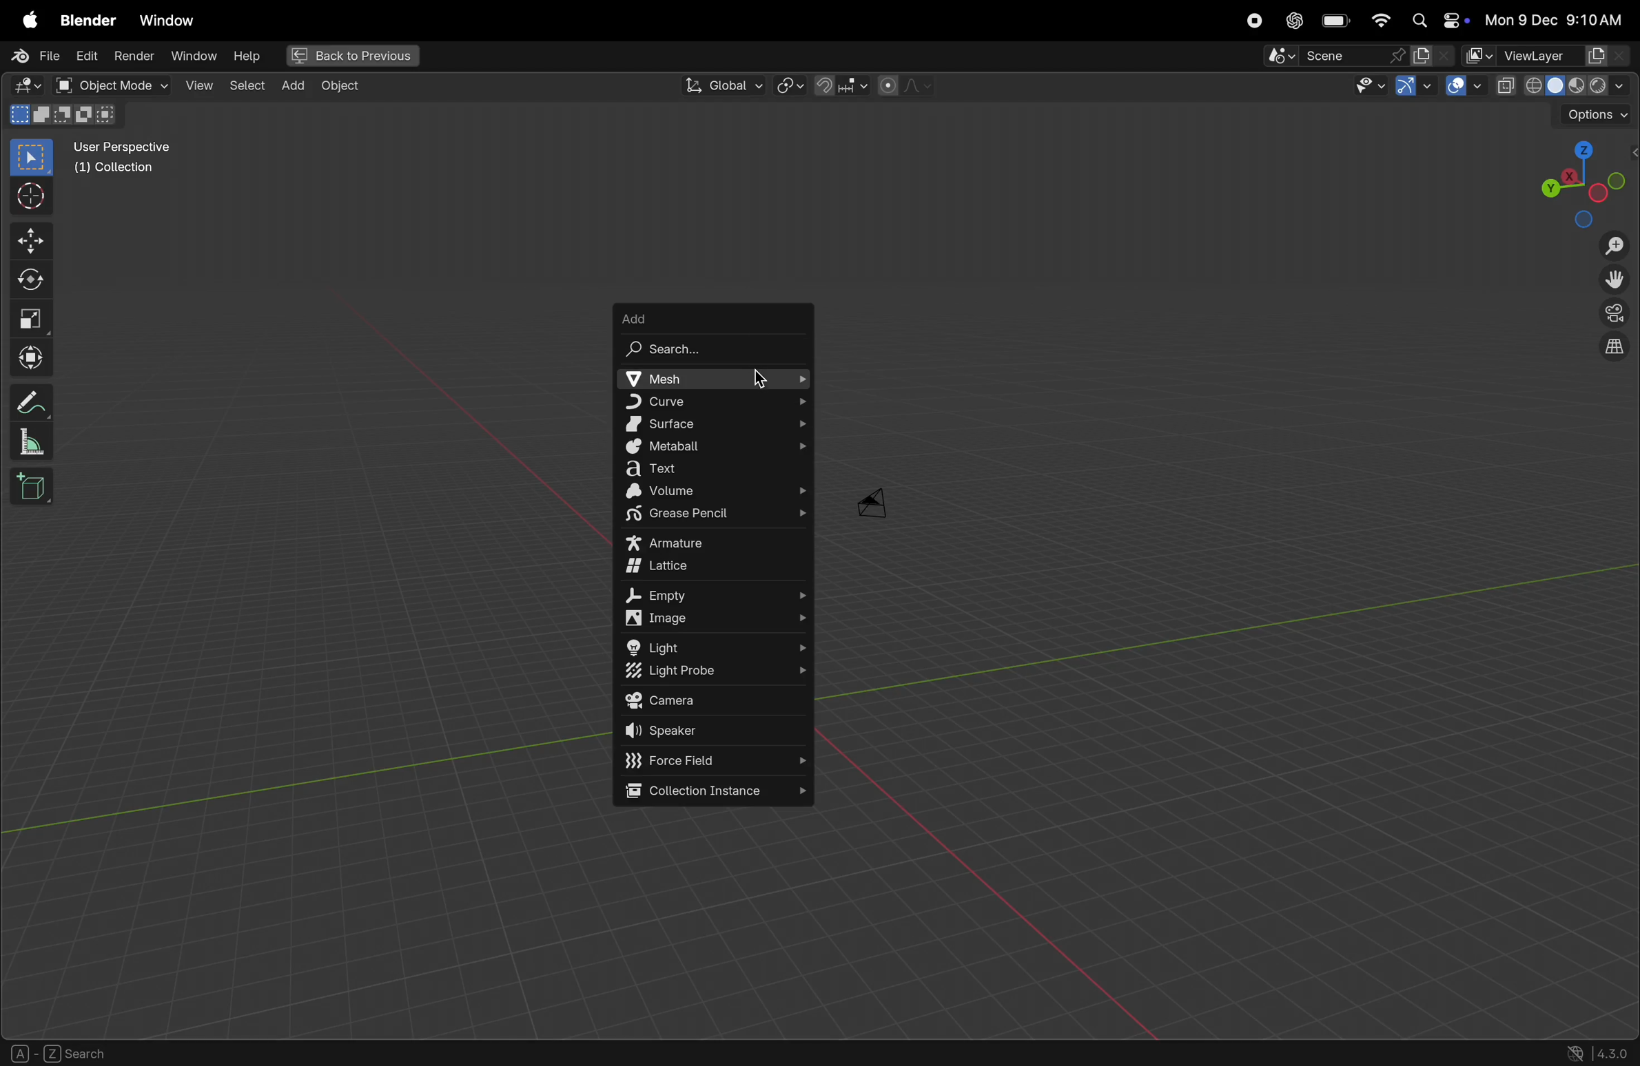 The height and width of the screenshot is (1066, 1640). I want to click on global, so click(720, 86).